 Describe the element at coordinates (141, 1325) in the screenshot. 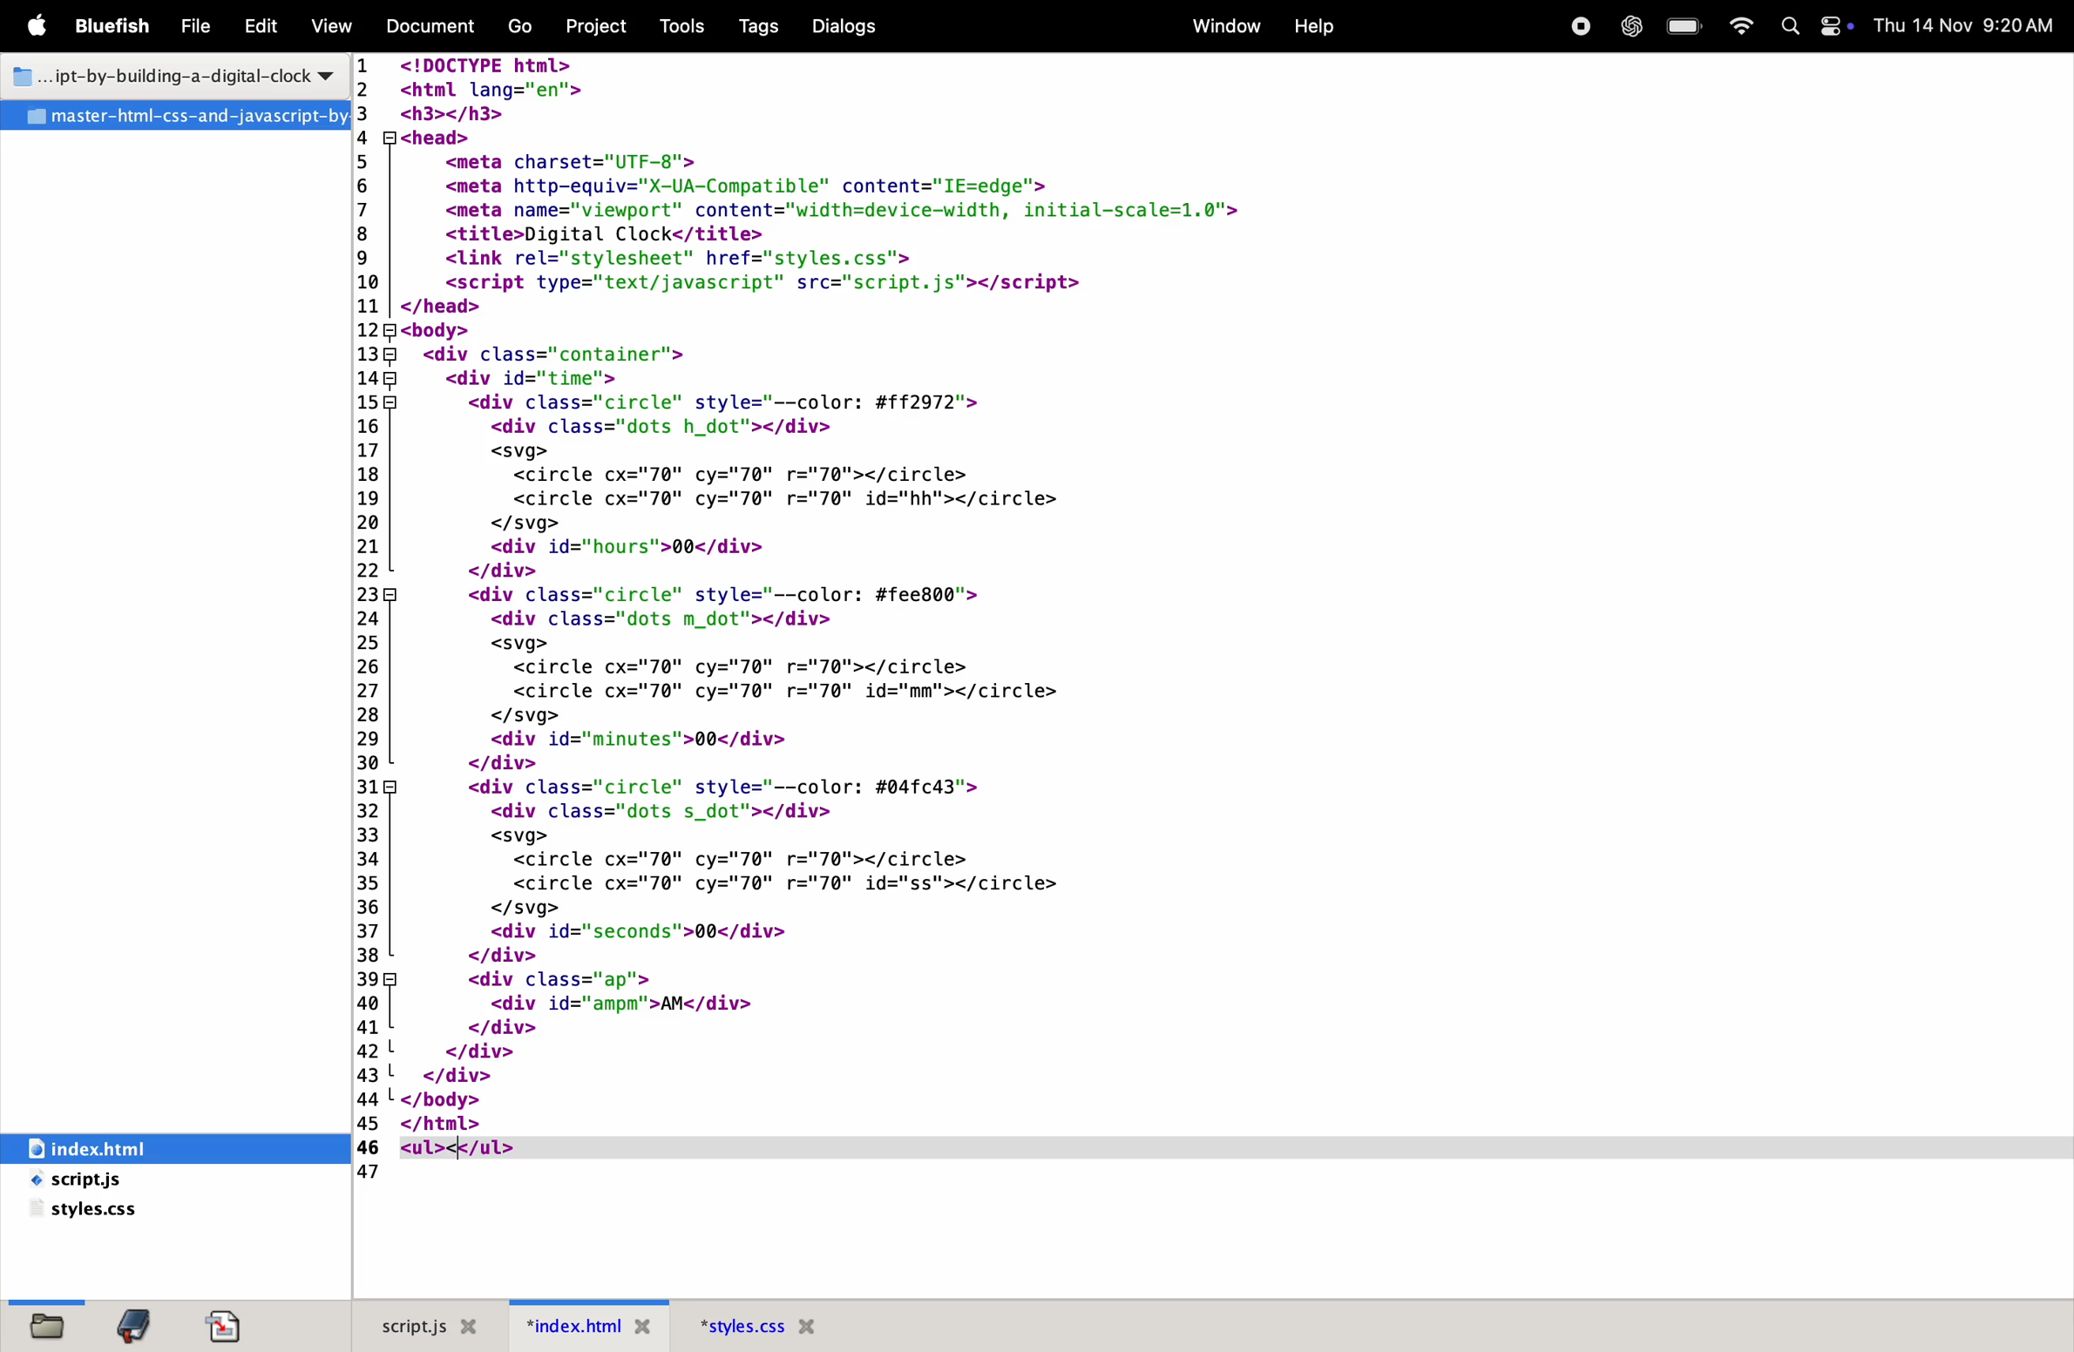

I see `bookmark` at that location.